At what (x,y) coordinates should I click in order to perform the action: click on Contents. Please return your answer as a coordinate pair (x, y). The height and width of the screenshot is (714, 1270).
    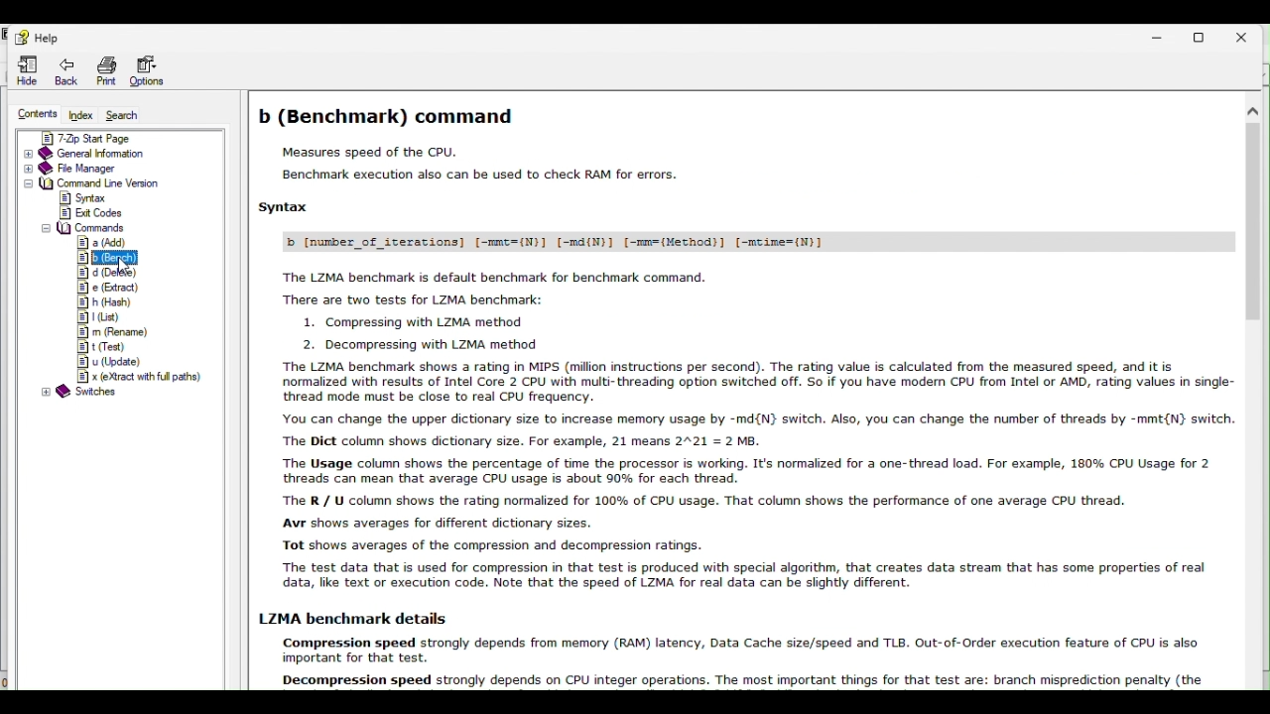
    Looking at the image, I should click on (38, 115).